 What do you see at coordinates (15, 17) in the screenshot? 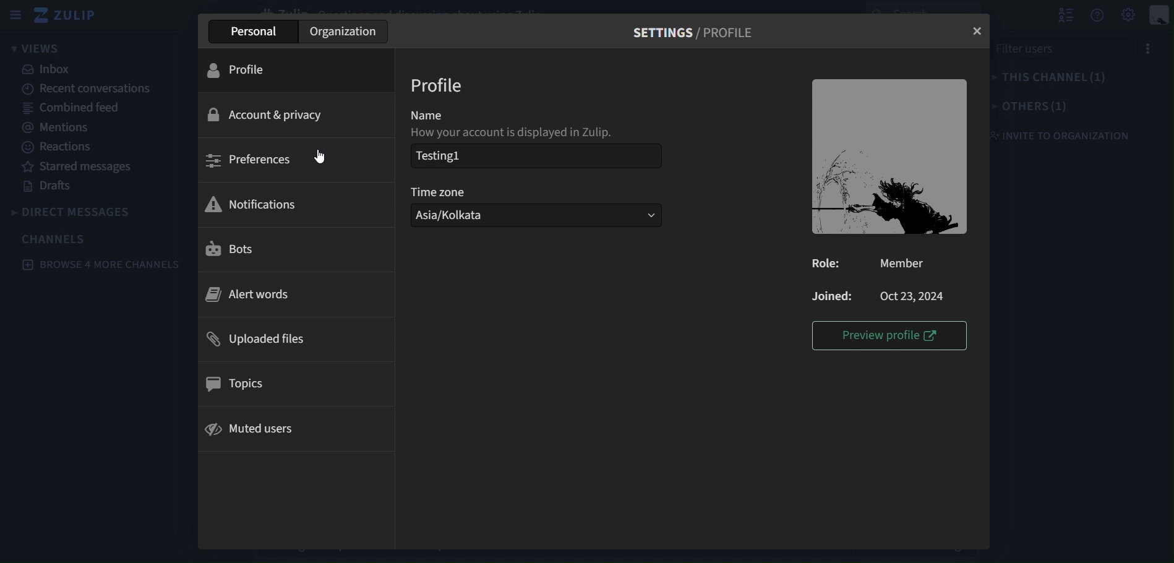
I see `sidebar` at bounding box center [15, 17].